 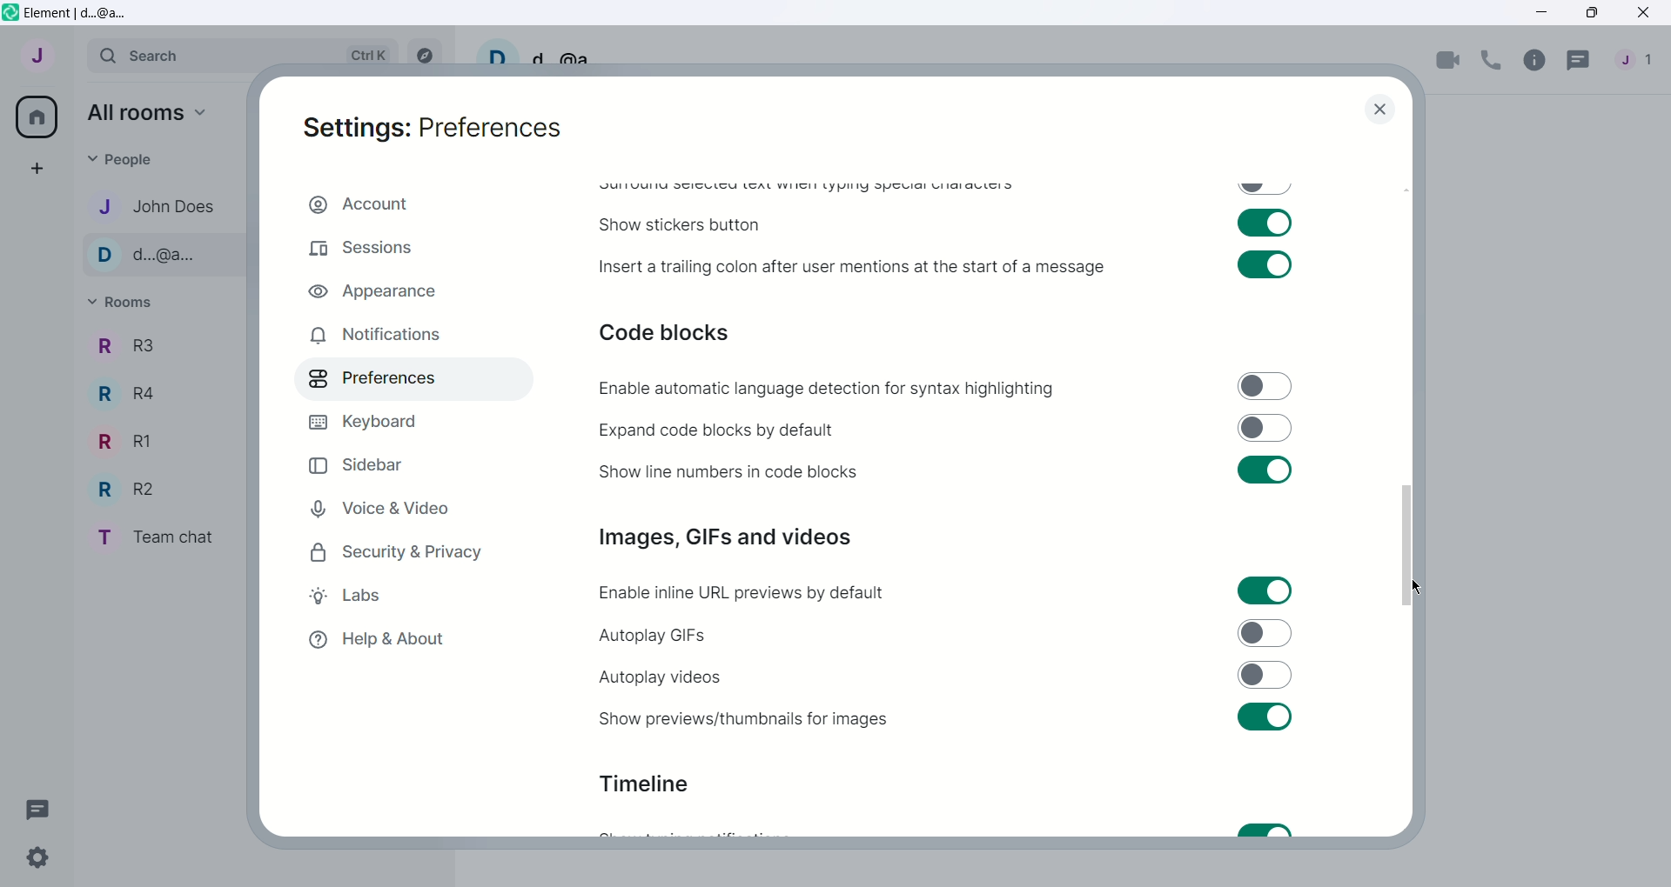 I want to click on d...@a... - Contact name, so click(x=168, y=256).